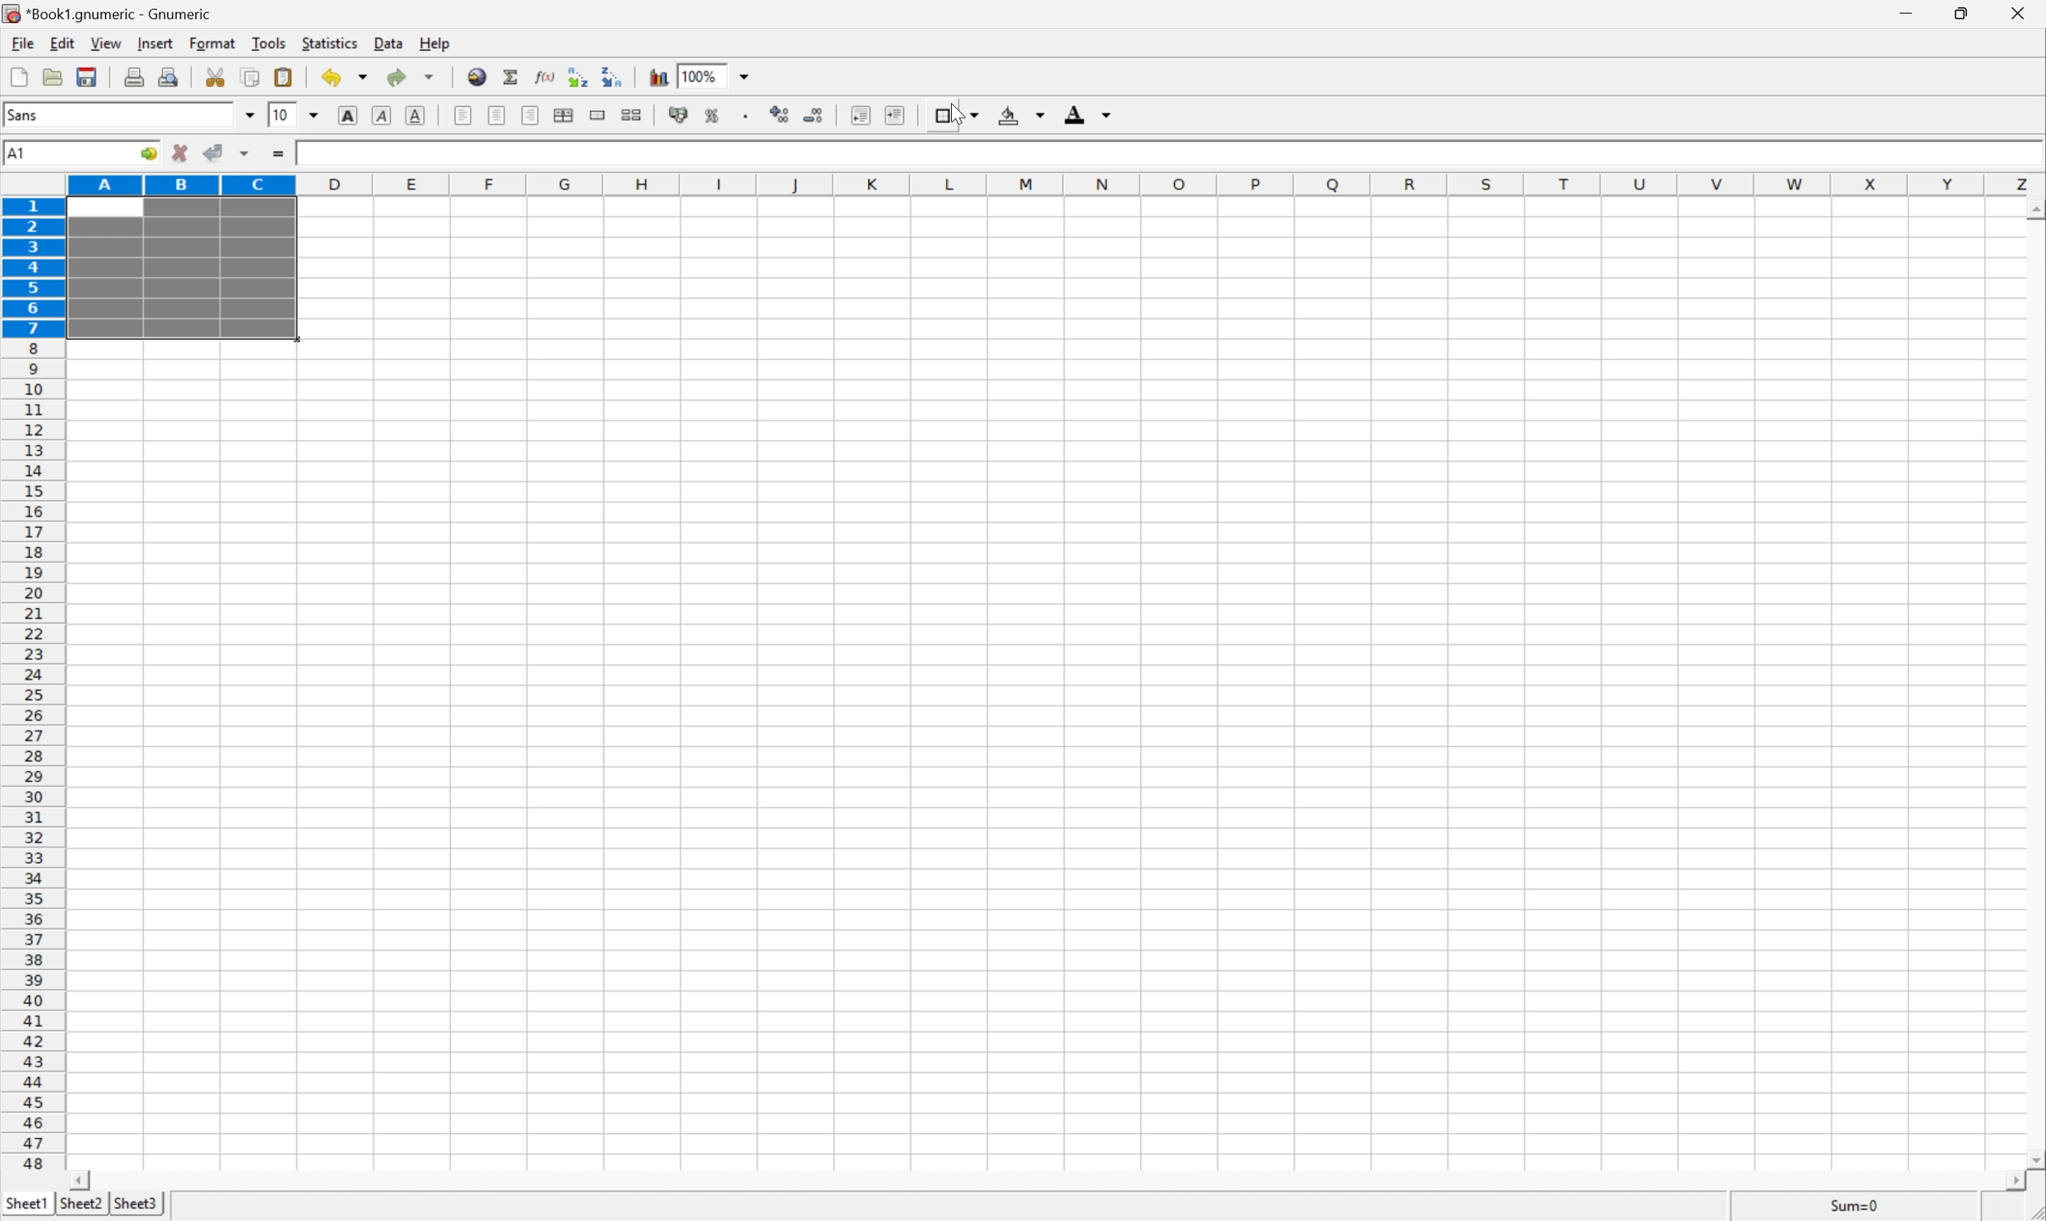 This screenshot has width=2046, height=1221. What do you see at coordinates (350, 114) in the screenshot?
I see `bold` at bounding box center [350, 114].